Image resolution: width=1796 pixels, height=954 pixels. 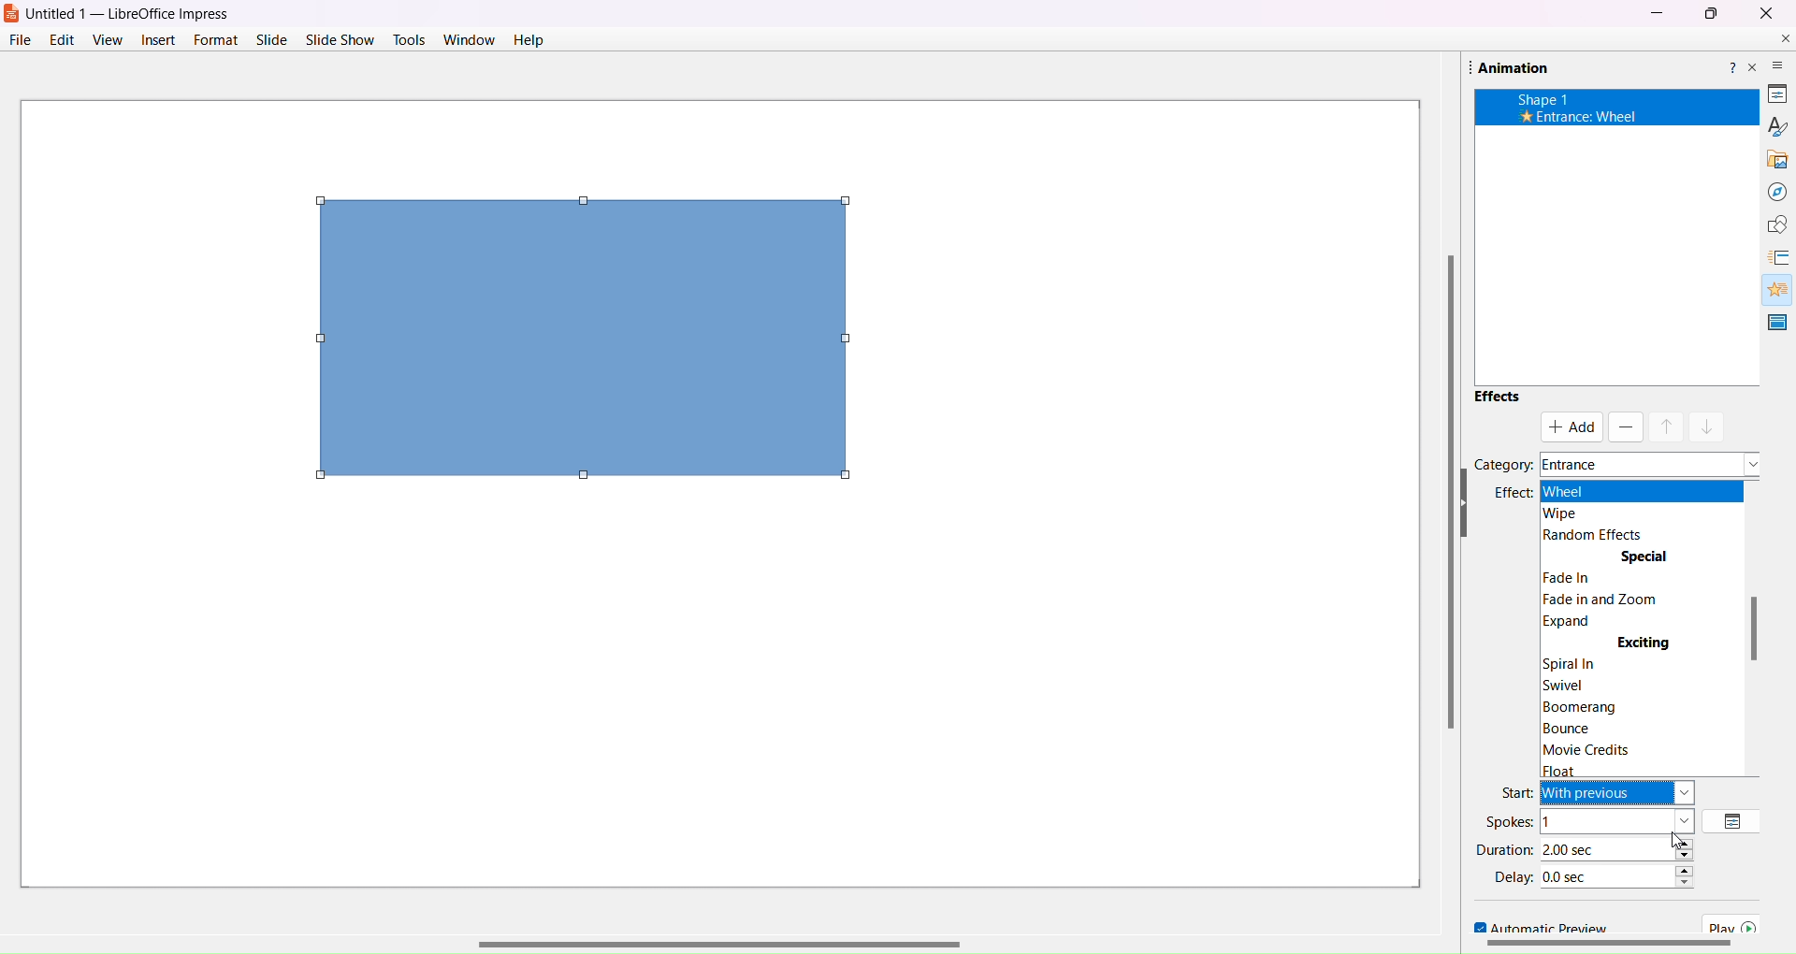 What do you see at coordinates (1503, 463) in the screenshot?
I see `Category` at bounding box center [1503, 463].